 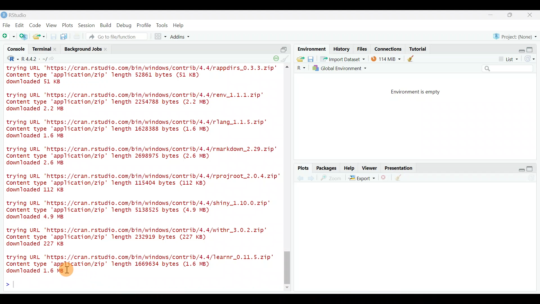 What do you see at coordinates (344, 68) in the screenshot?
I see `Global Environment` at bounding box center [344, 68].